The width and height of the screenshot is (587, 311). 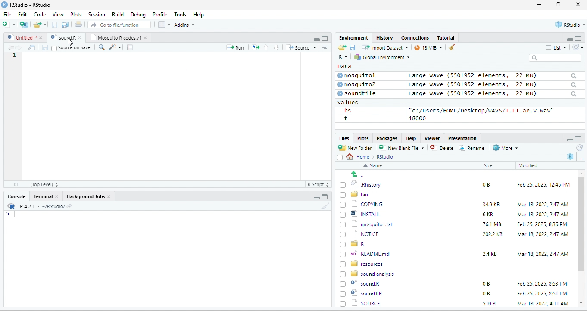 What do you see at coordinates (483, 183) in the screenshot?
I see `0B` at bounding box center [483, 183].